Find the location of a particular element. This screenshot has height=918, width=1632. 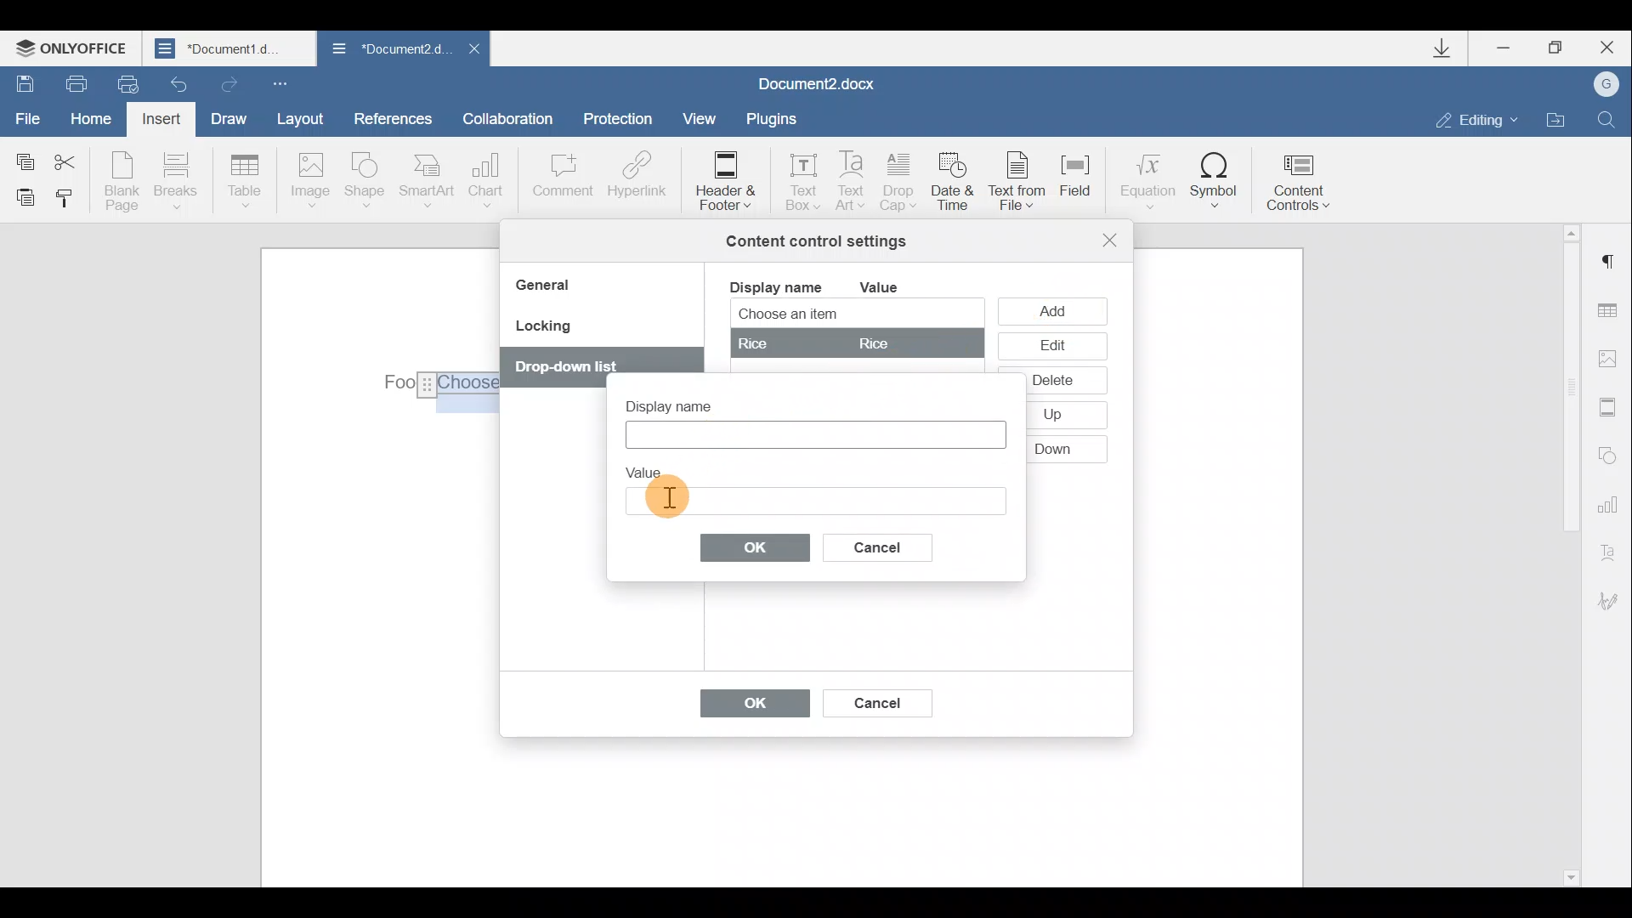

Collaboration is located at coordinates (514, 118).